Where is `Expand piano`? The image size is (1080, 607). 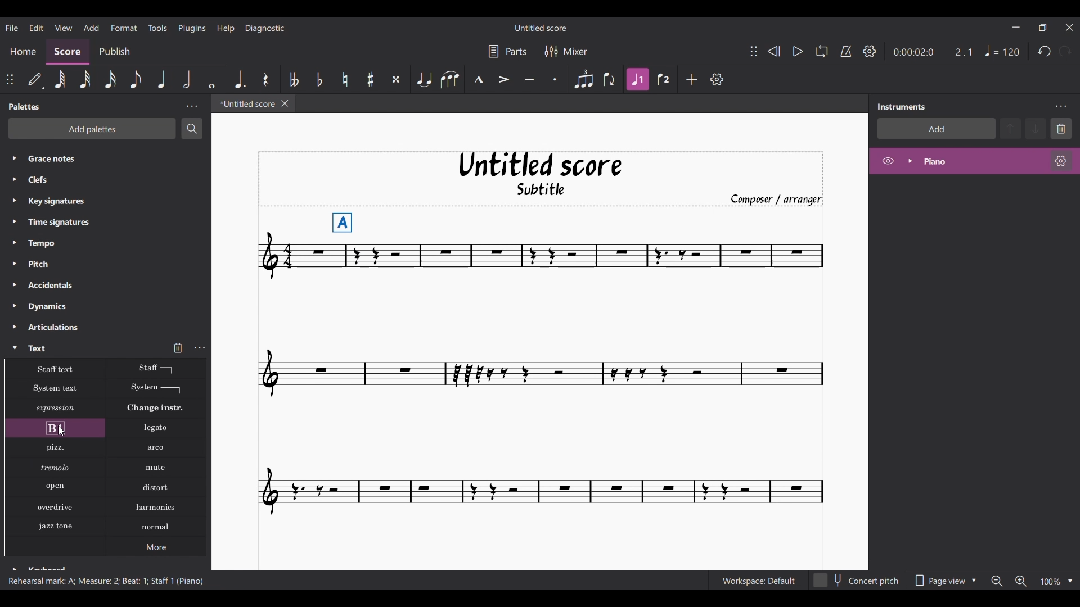
Expand piano is located at coordinates (910, 161).